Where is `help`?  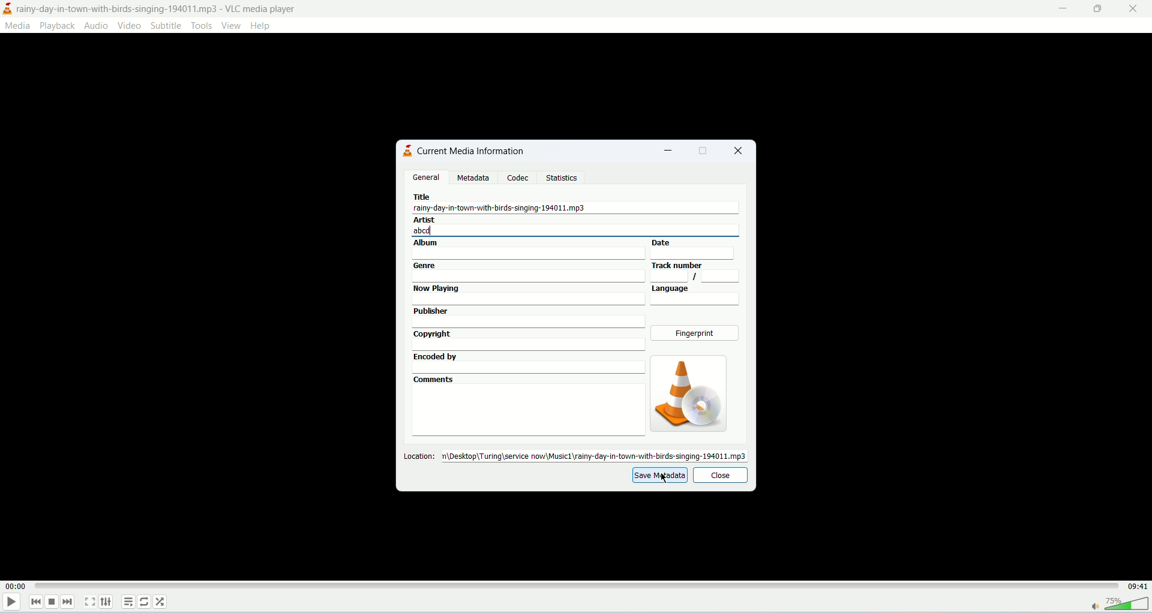 help is located at coordinates (263, 27).